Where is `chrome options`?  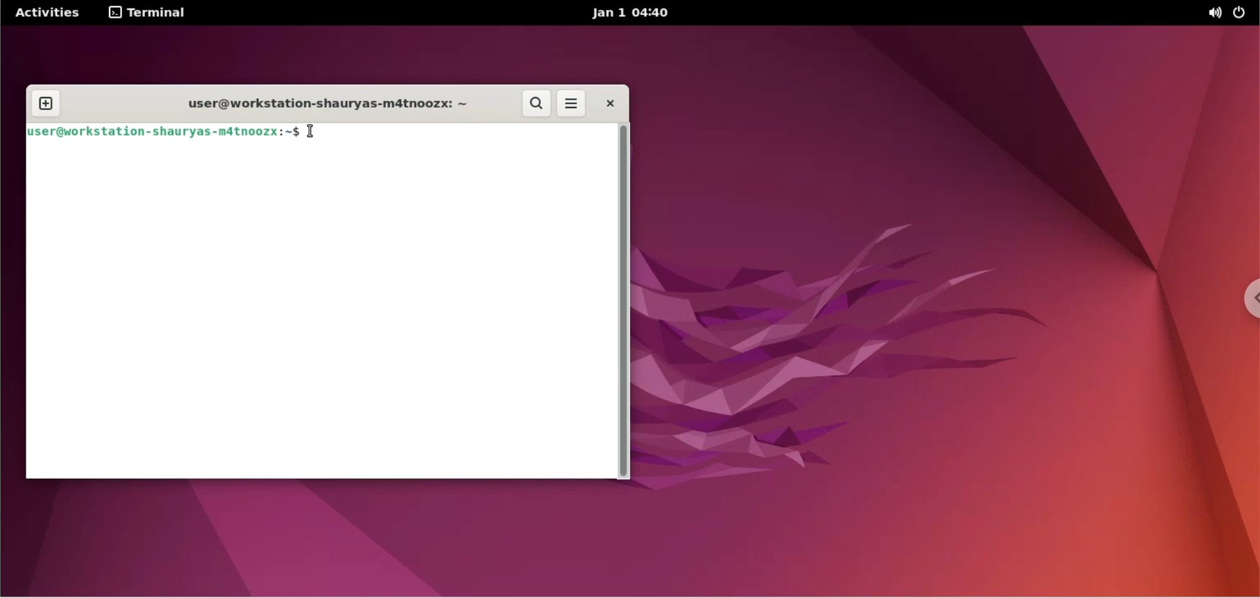 chrome options is located at coordinates (1244, 304).